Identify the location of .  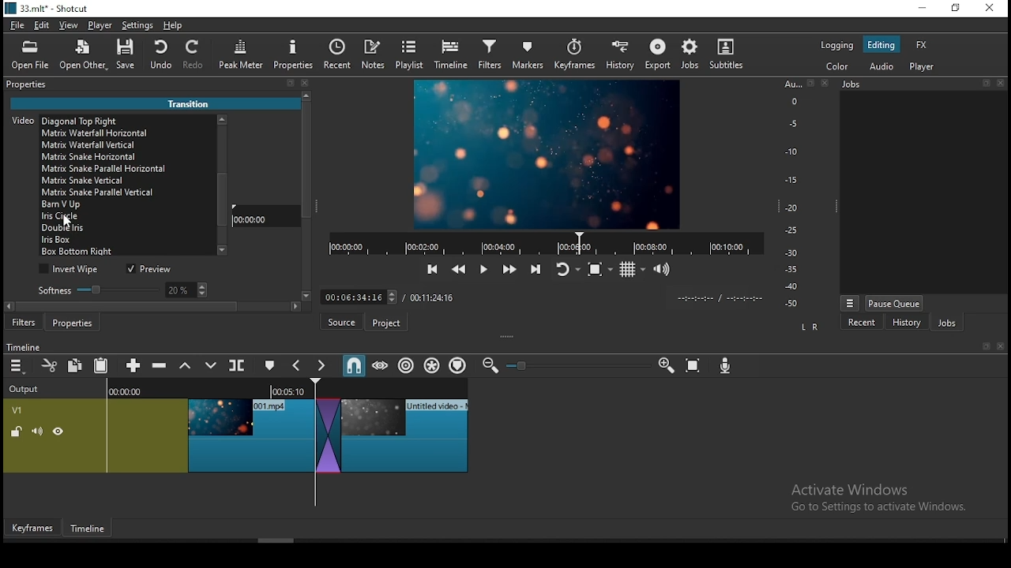
(523, 366).